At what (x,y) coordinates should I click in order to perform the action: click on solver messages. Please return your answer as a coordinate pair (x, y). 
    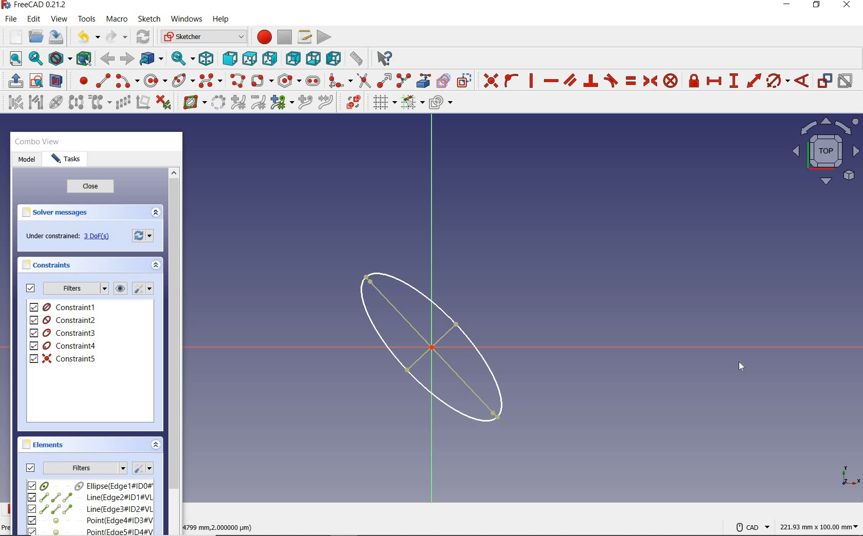
    Looking at the image, I should click on (55, 213).